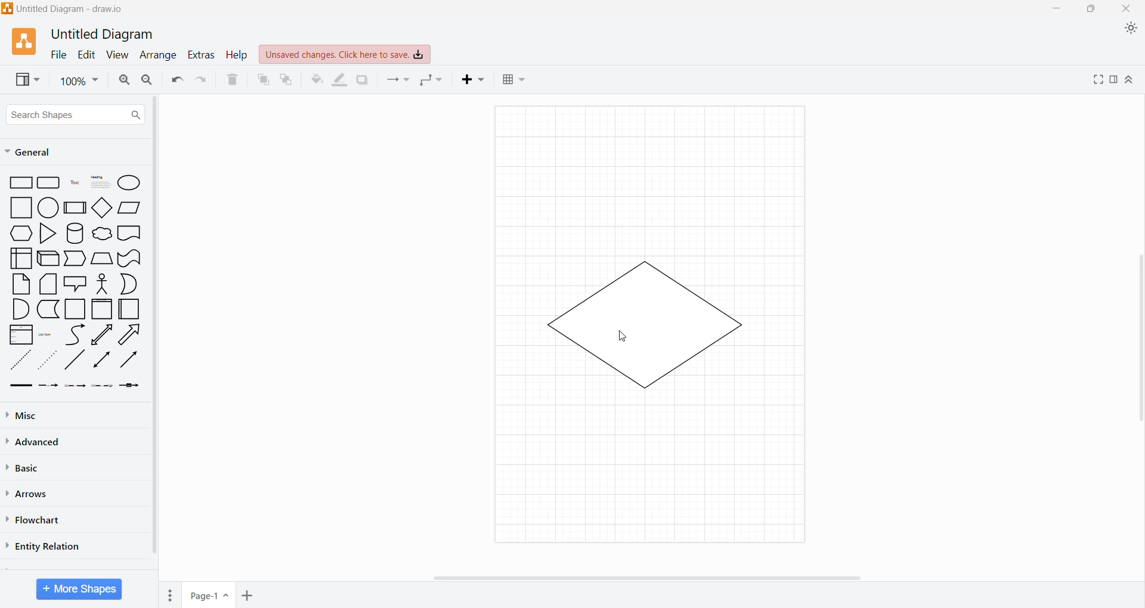 The width and height of the screenshot is (1145, 608). I want to click on Ellipse, so click(129, 182).